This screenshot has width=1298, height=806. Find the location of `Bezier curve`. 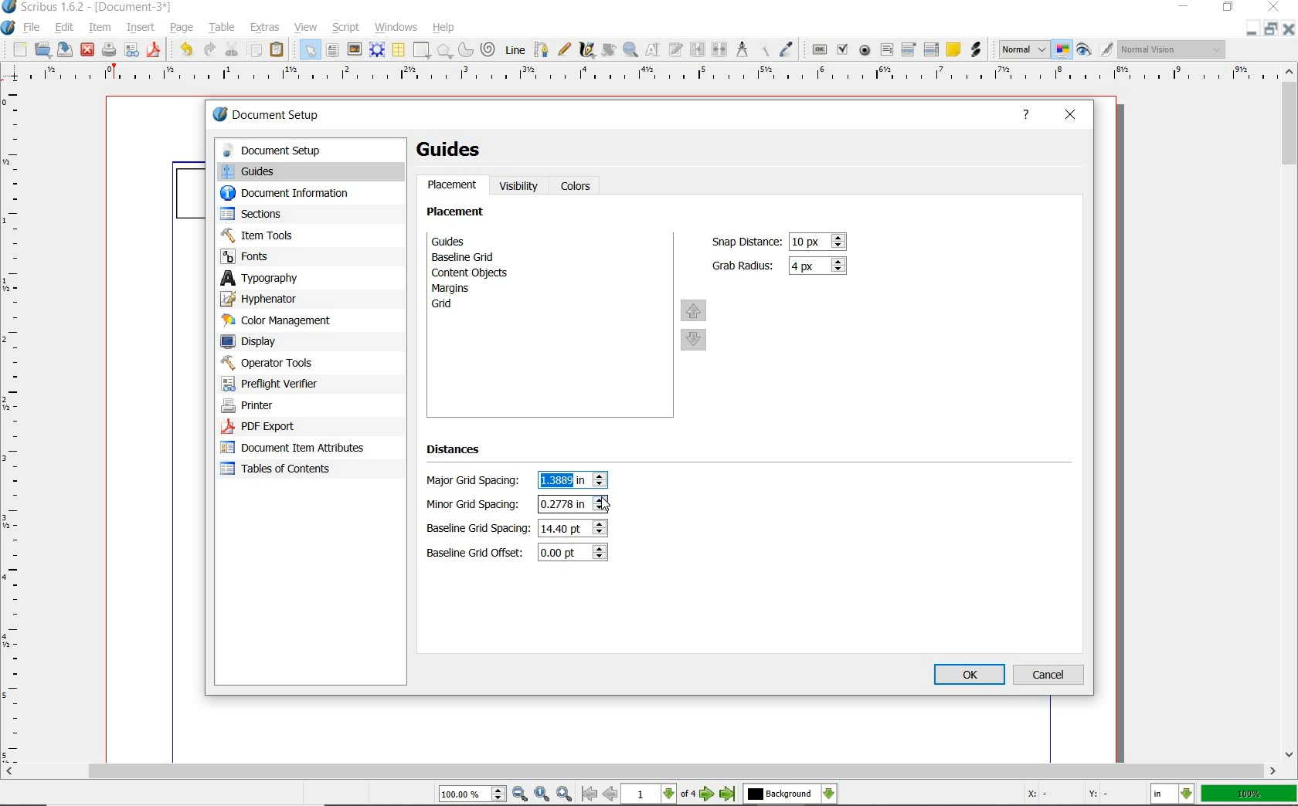

Bezier curve is located at coordinates (541, 49).